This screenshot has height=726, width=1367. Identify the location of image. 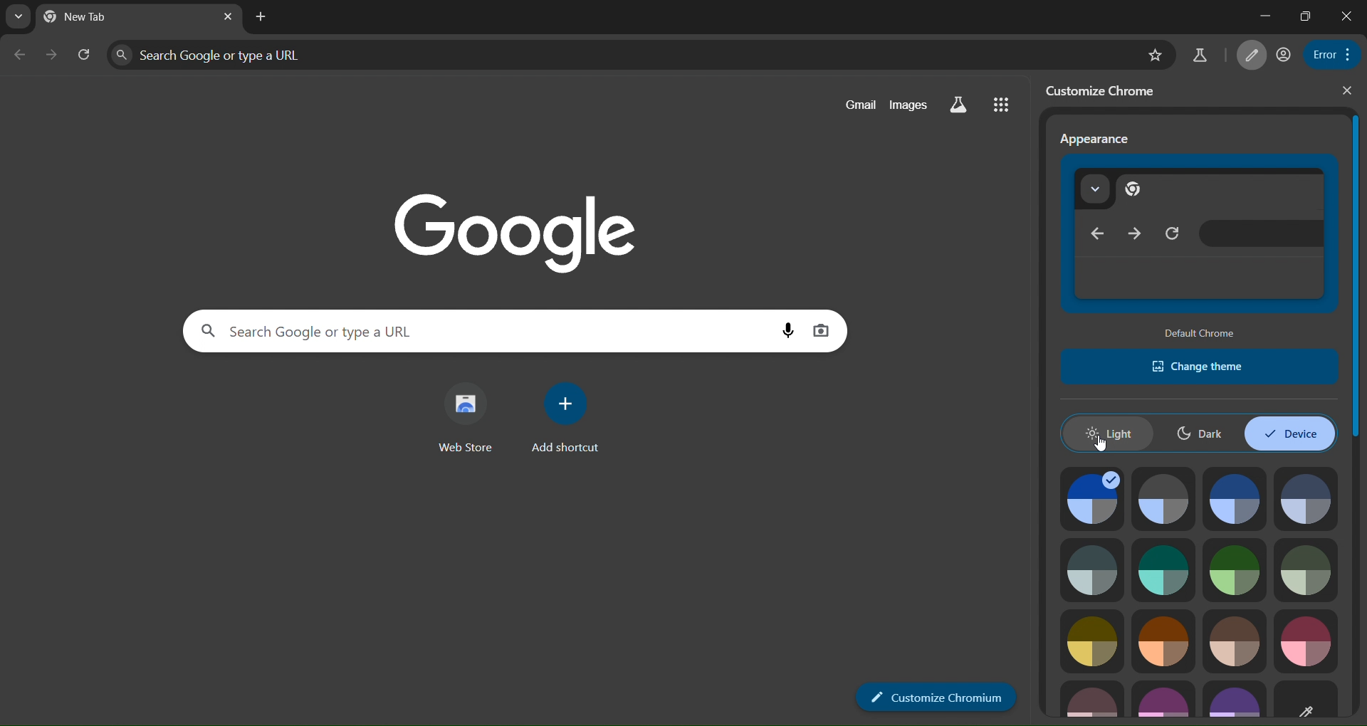
(1235, 700).